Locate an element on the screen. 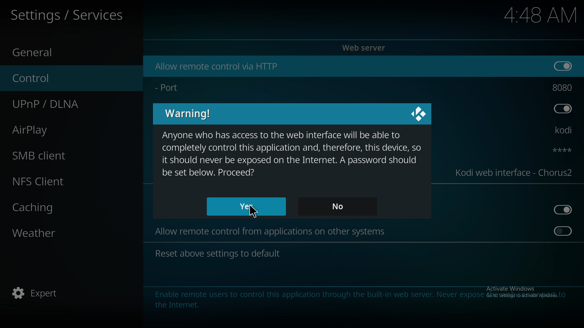  port is located at coordinates (181, 89).